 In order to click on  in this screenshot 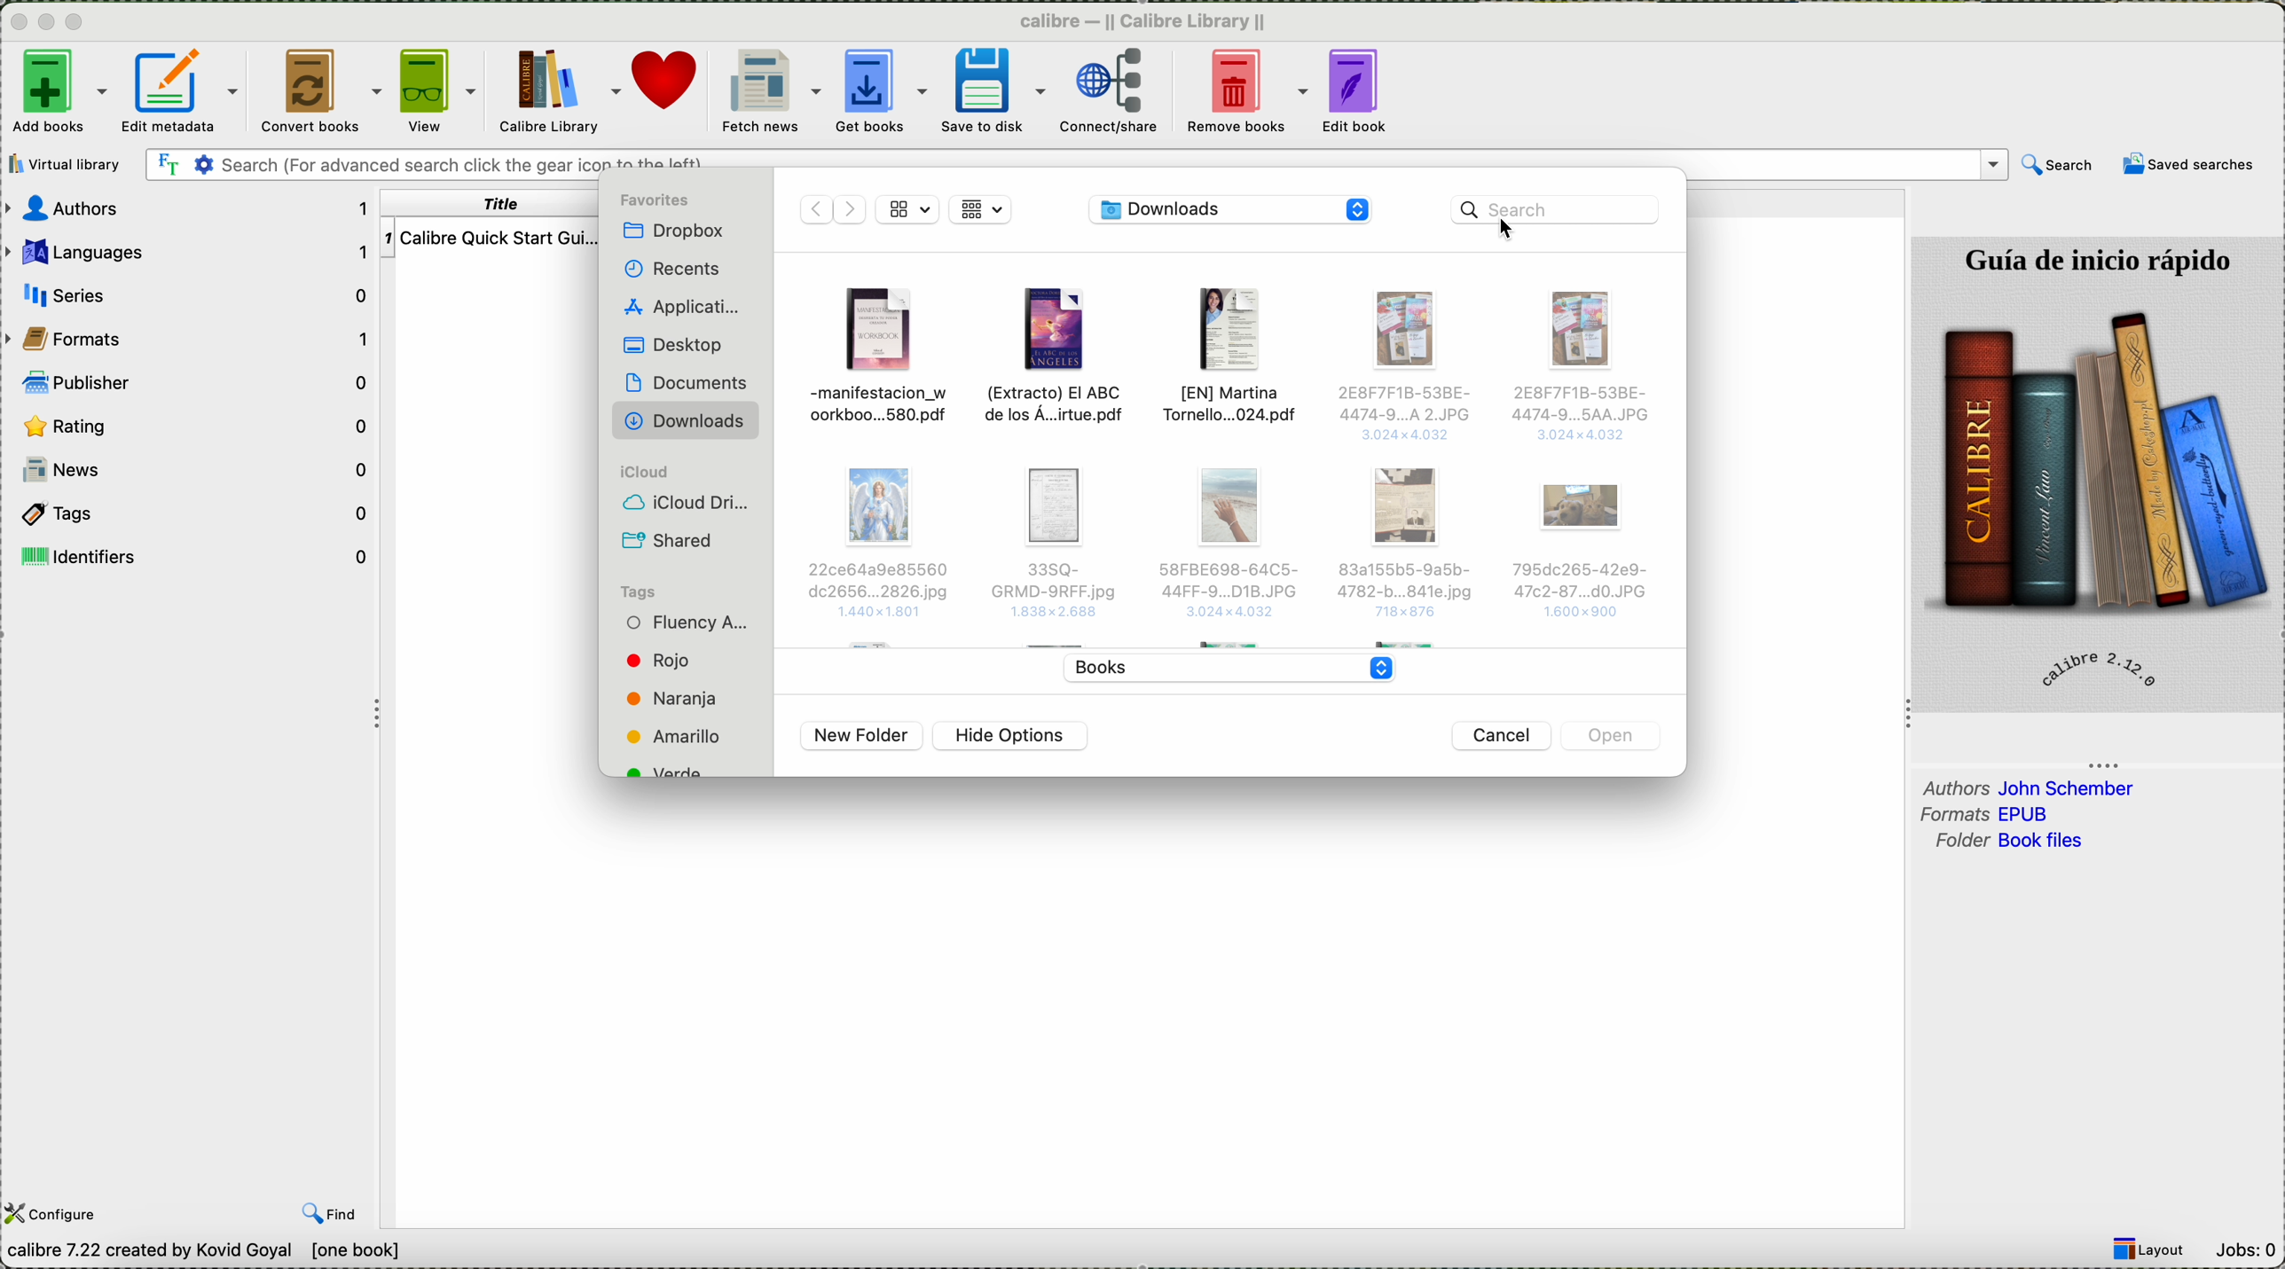, I will do `click(1231, 540)`.